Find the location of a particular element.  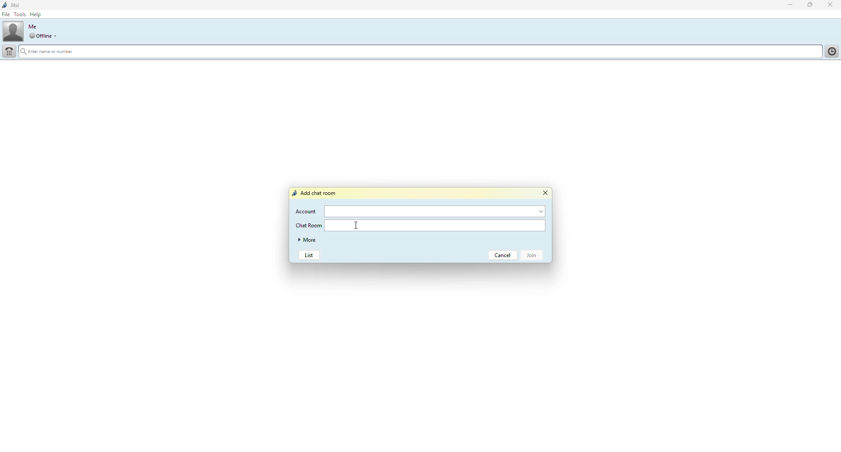

me is located at coordinates (32, 26).